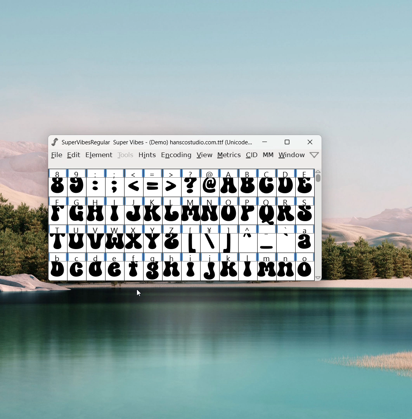  What do you see at coordinates (57, 182) in the screenshot?
I see `8` at bounding box center [57, 182].